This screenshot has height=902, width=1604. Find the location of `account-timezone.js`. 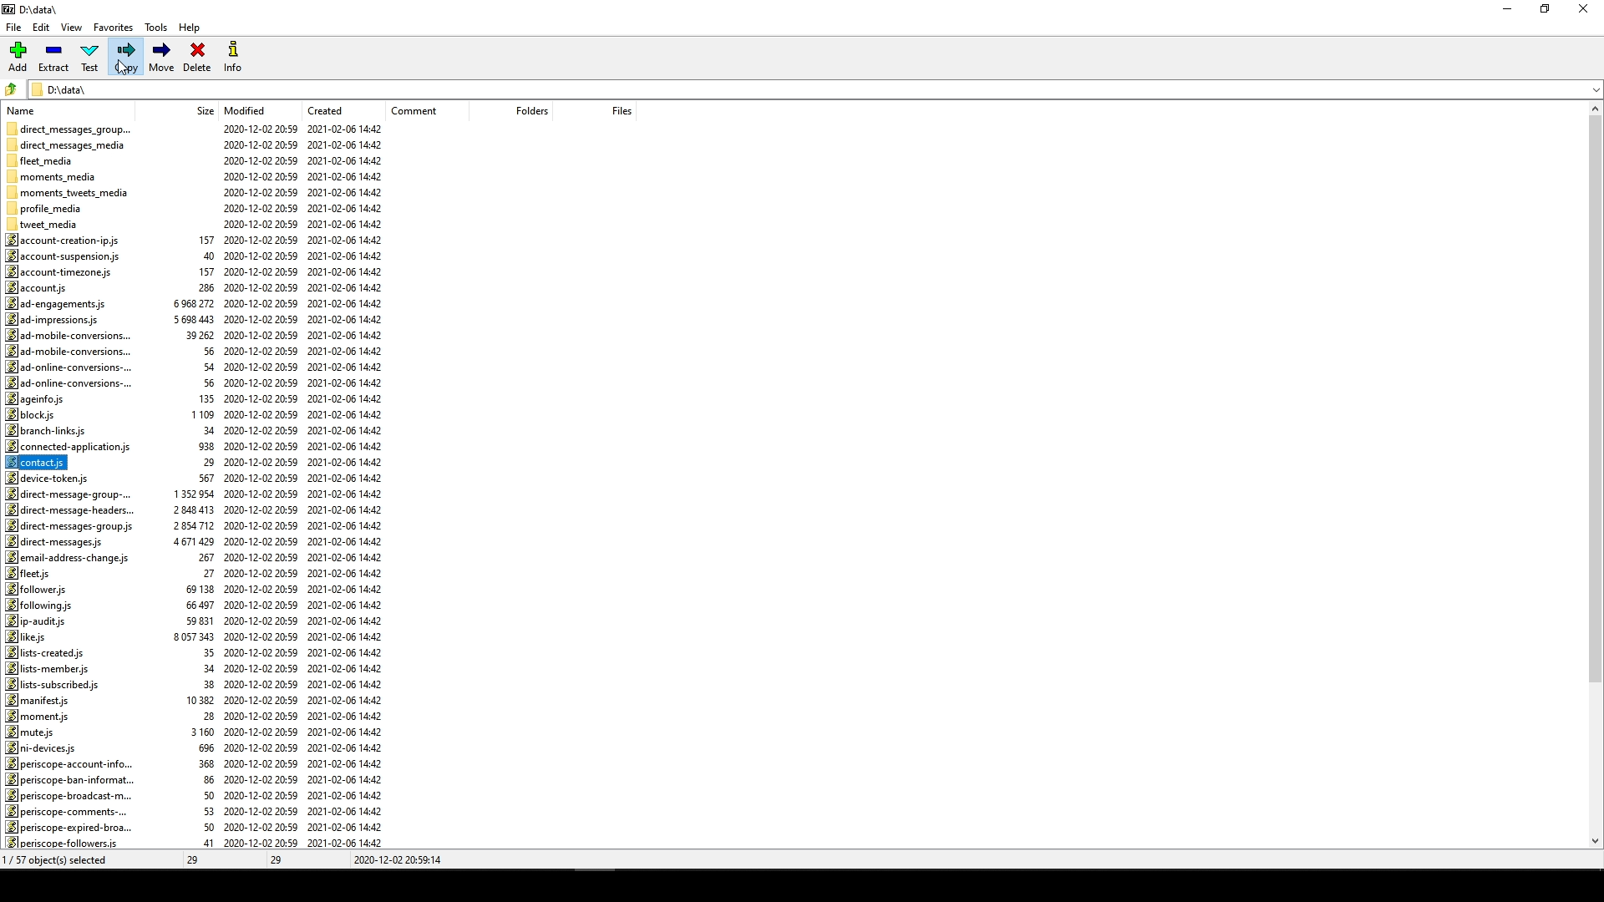

account-timezone.js is located at coordinates (59, 271).